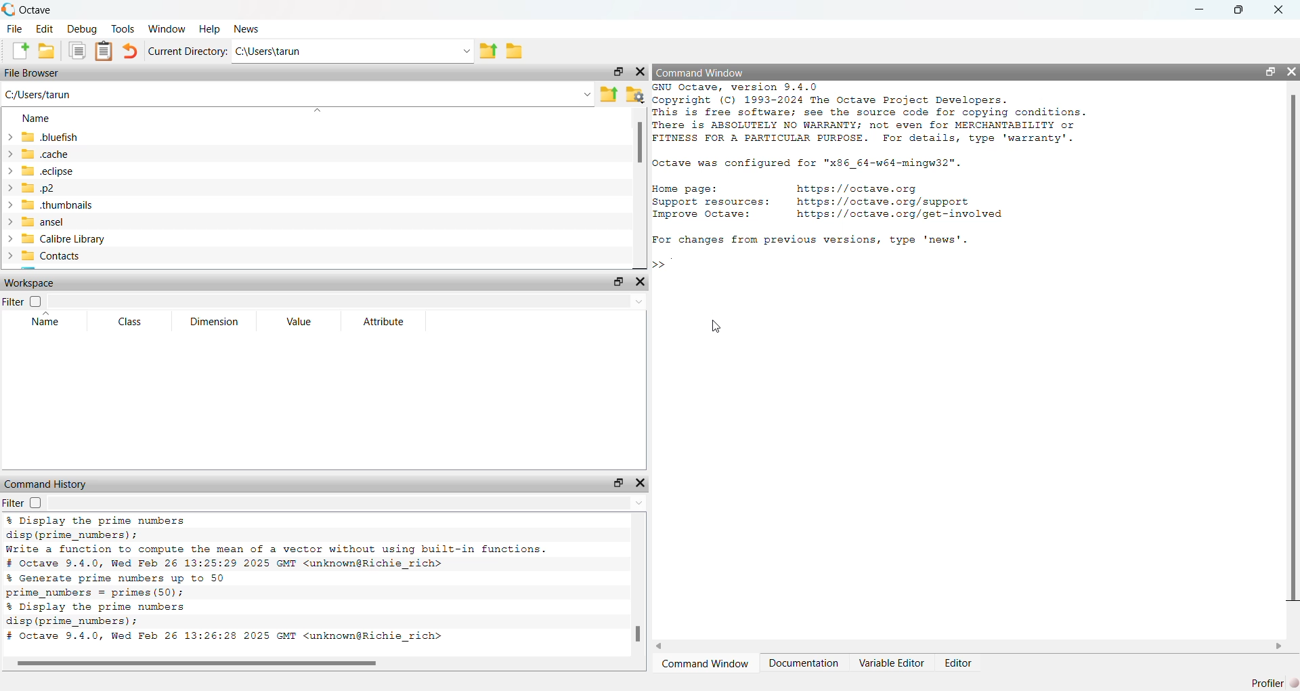  What do you see at coordinates (515, 52) in the screenshot?
I see `folder` at bounding box center [515, 52].